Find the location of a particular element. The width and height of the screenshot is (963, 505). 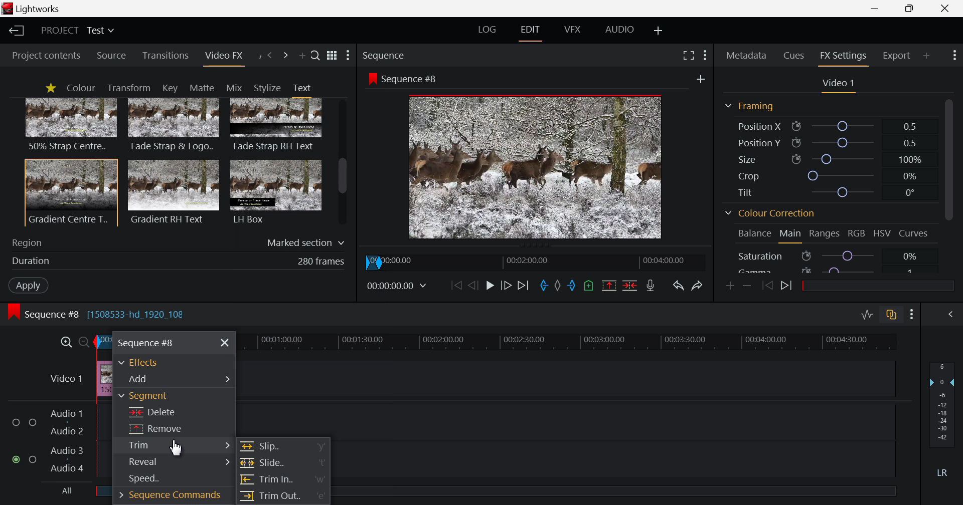

Slip is located at coordinates (284, 447).